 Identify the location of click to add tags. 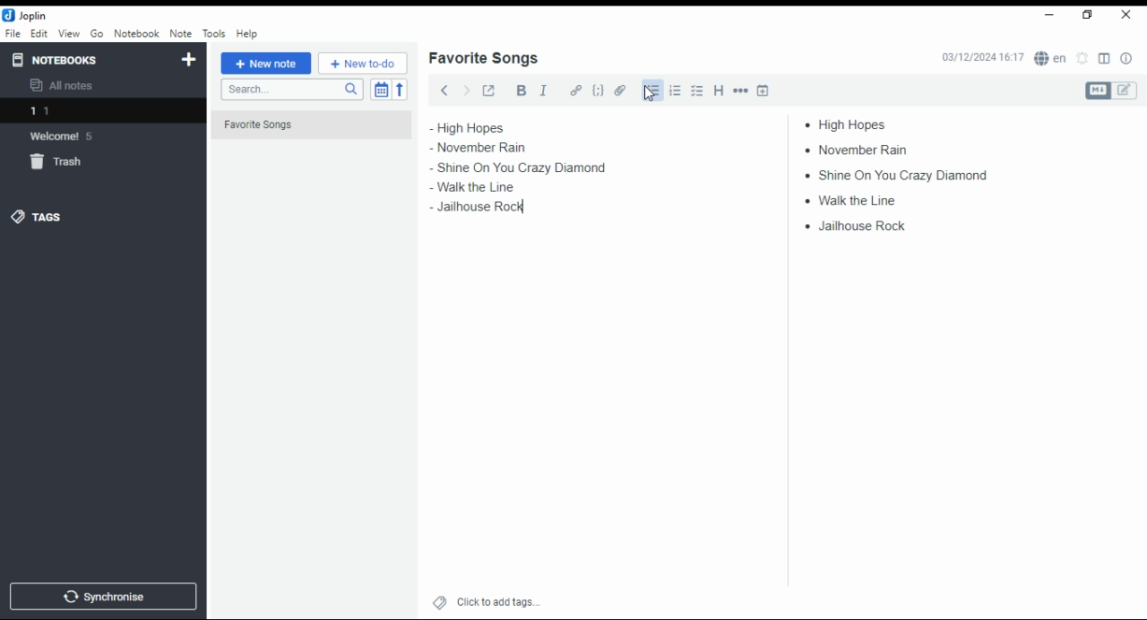
(498, 599).